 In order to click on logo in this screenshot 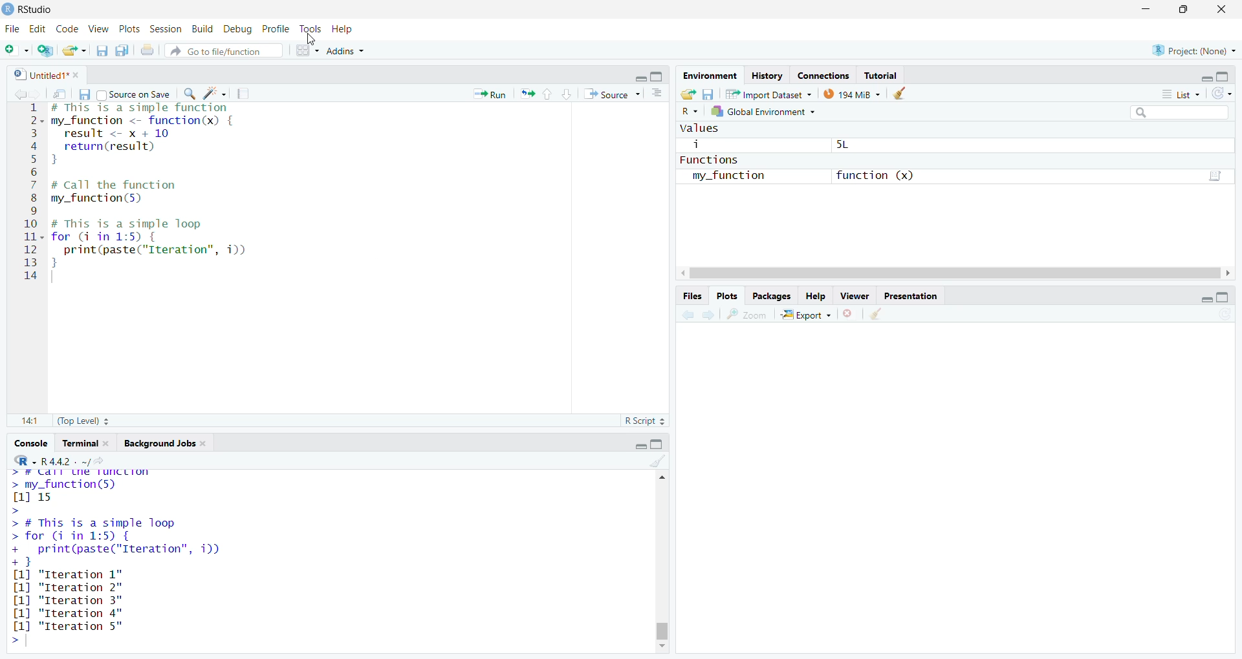, I will do `click(8, 9)`.